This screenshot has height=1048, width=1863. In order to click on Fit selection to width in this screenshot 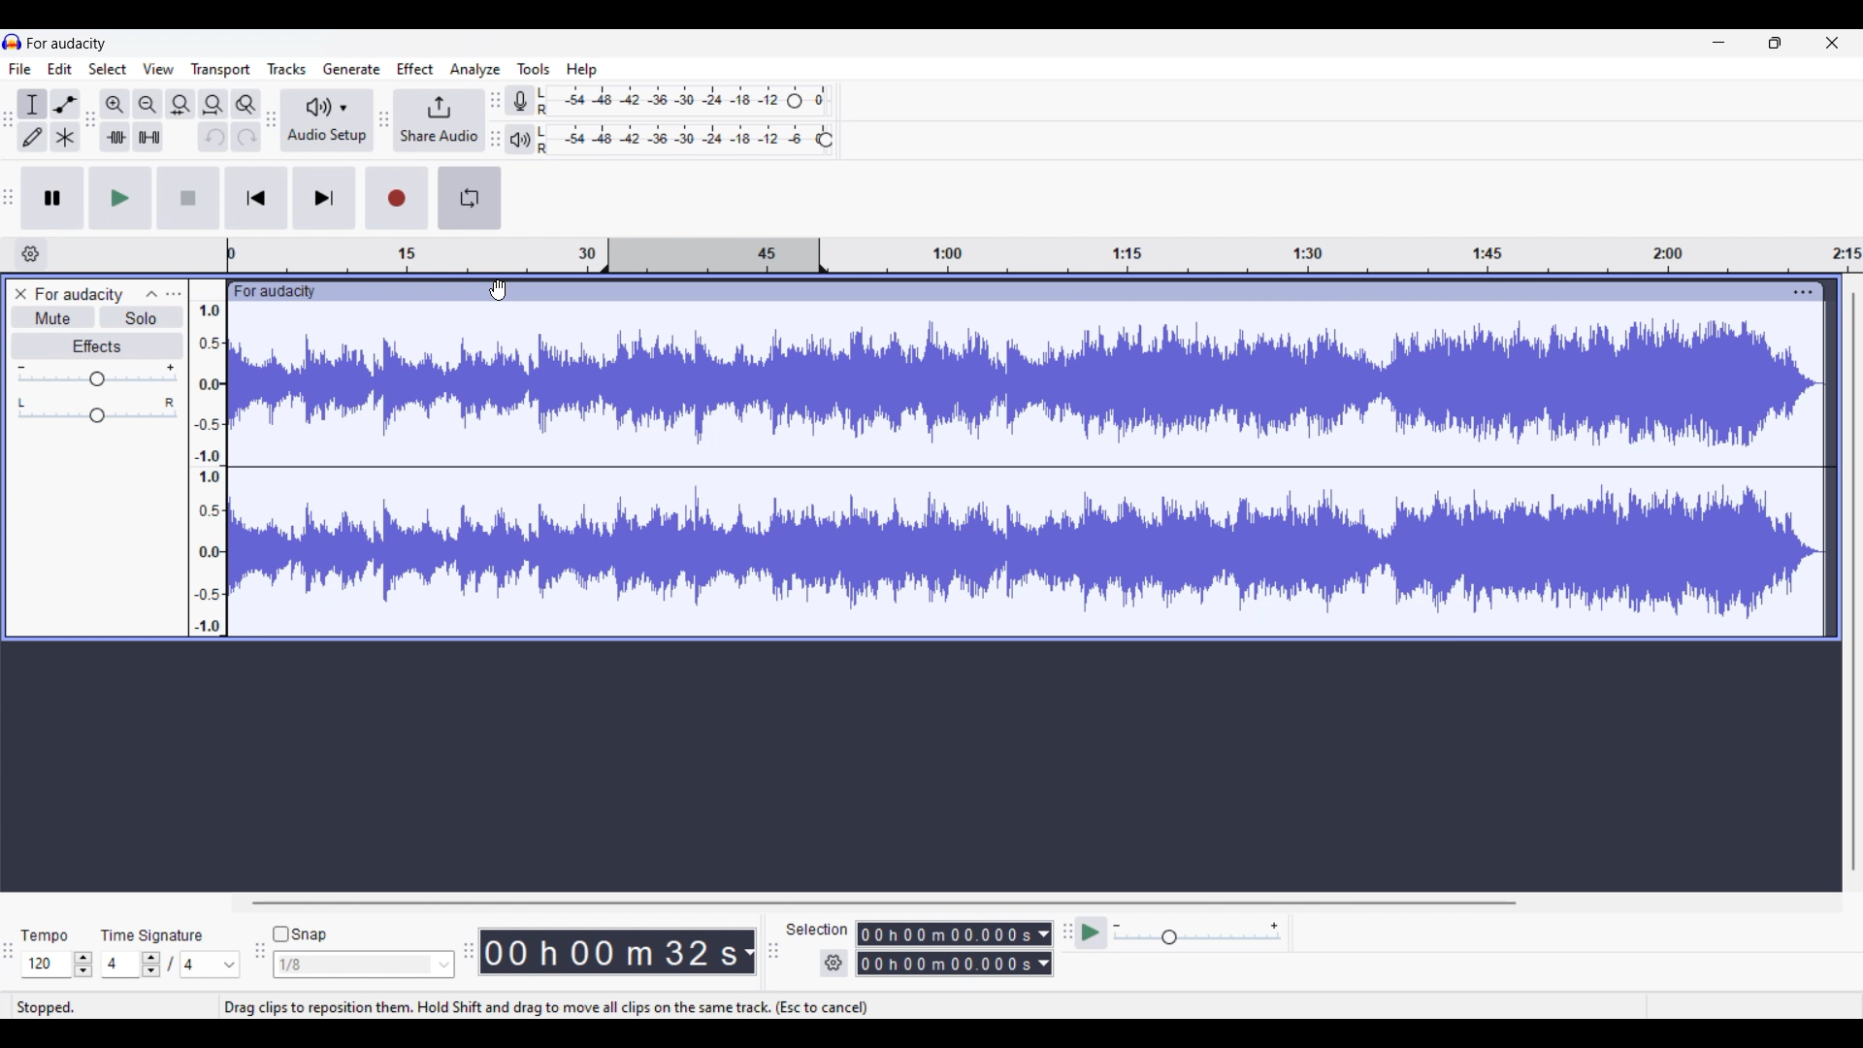, I will do `click(180, 104)`.